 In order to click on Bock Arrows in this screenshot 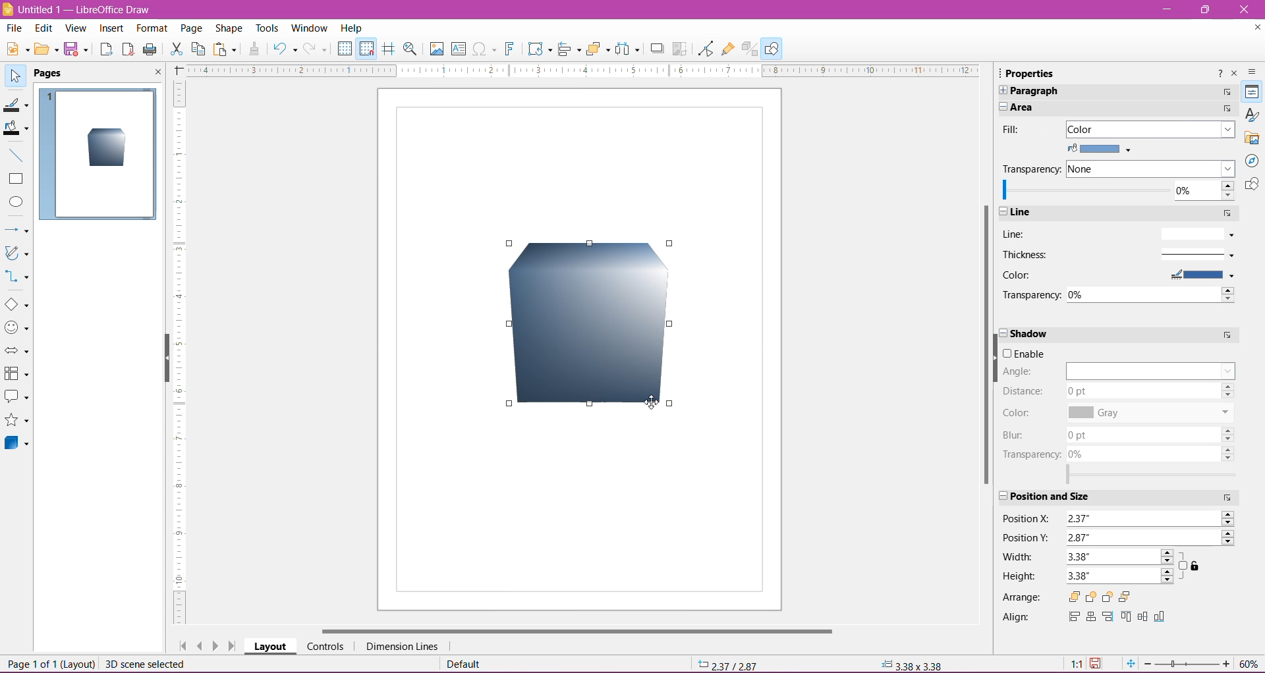, I will do `click(17, 352)`.